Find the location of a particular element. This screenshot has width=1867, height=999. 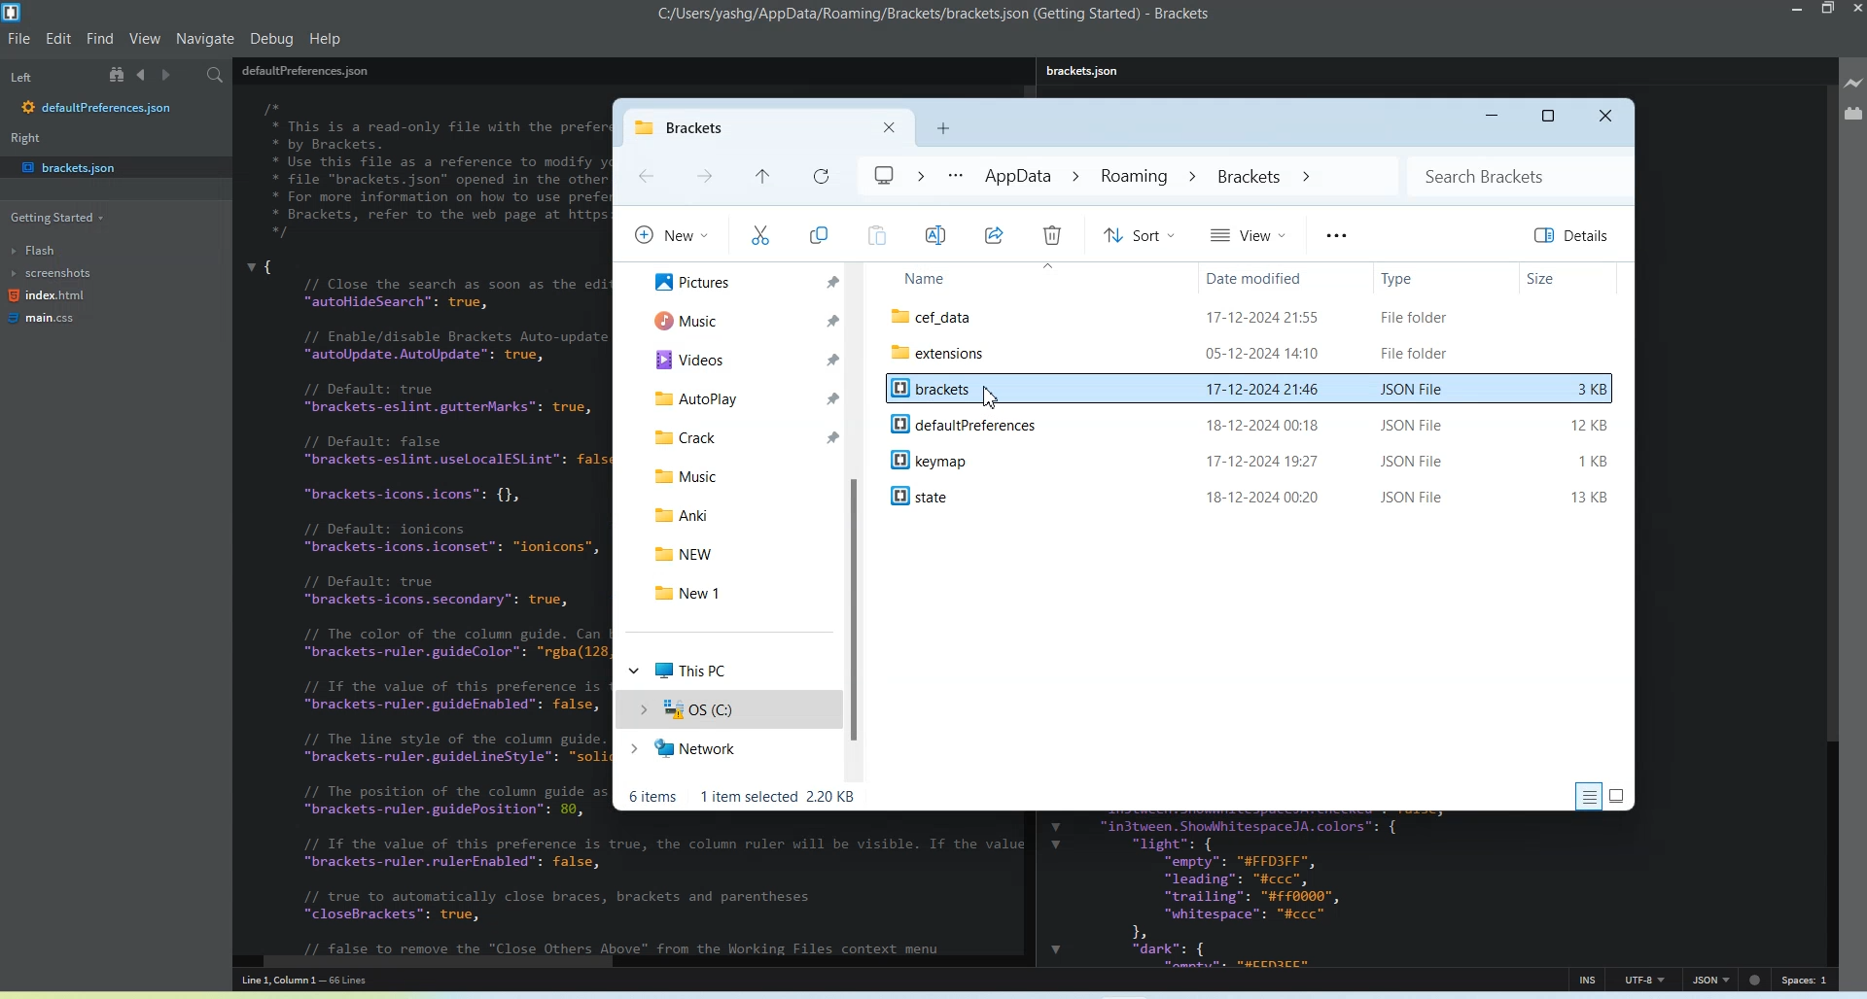

OS is located at coordinates (727, 709).